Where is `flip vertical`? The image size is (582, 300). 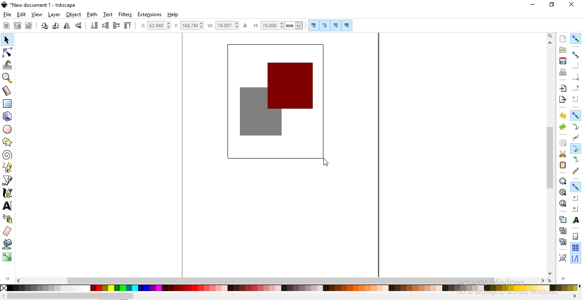
flip vertical is located at coordinates (79, 26).